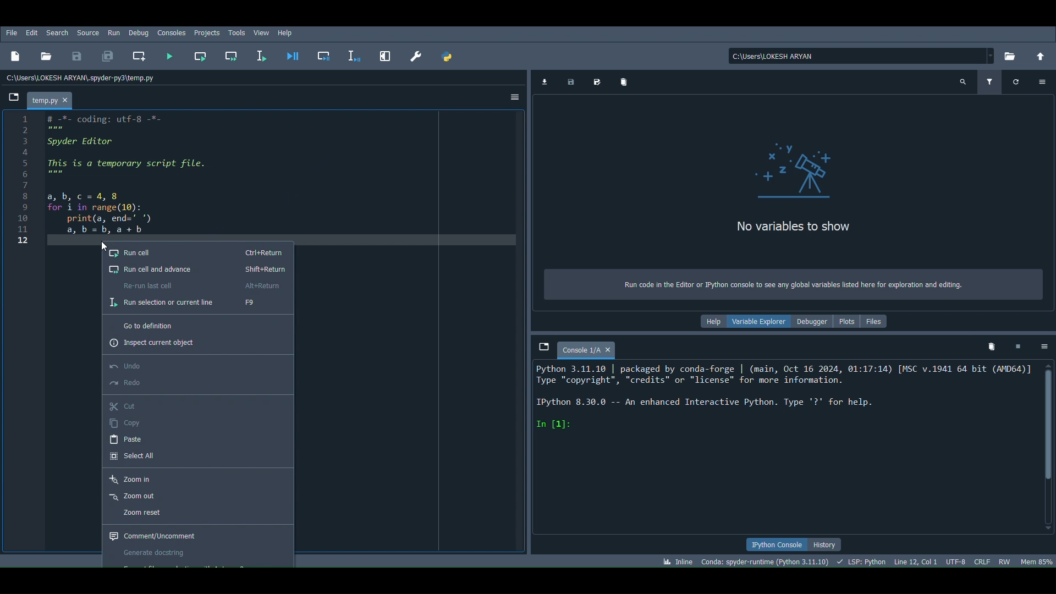  What do you see at coordinates (1018, 346) in the screenshot?
I see `Interrupt kernel` at bounding box center [1018, 346].